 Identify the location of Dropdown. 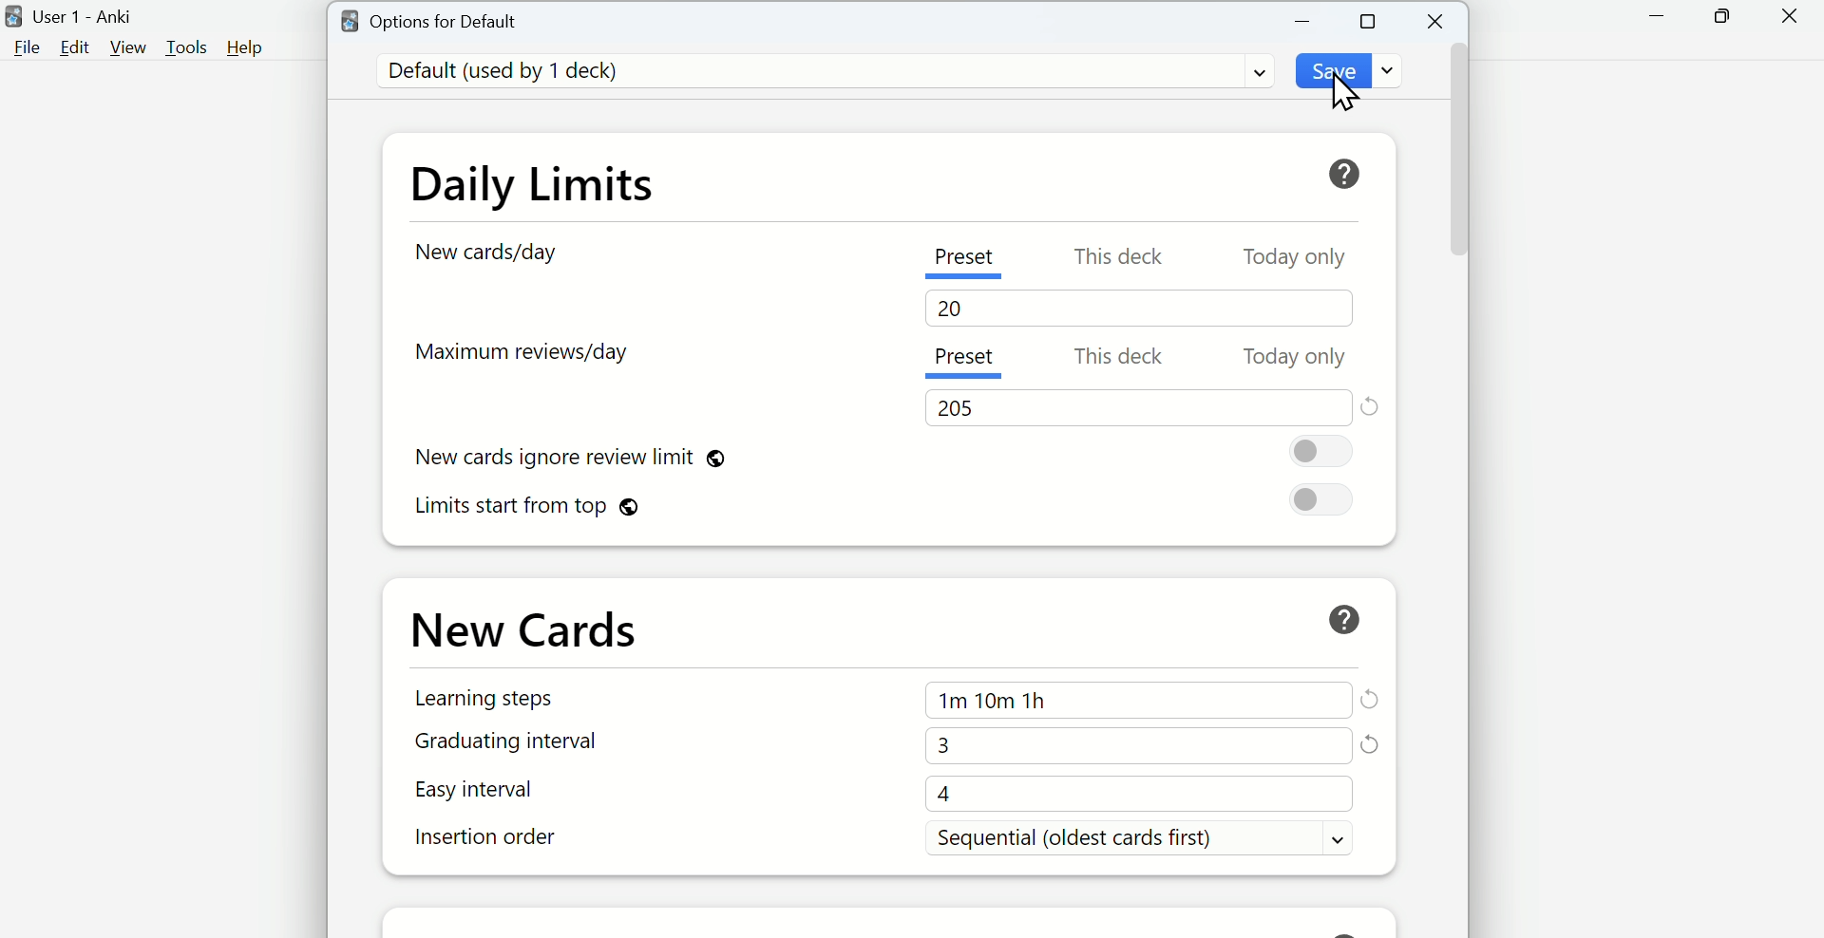
(1248, 74).